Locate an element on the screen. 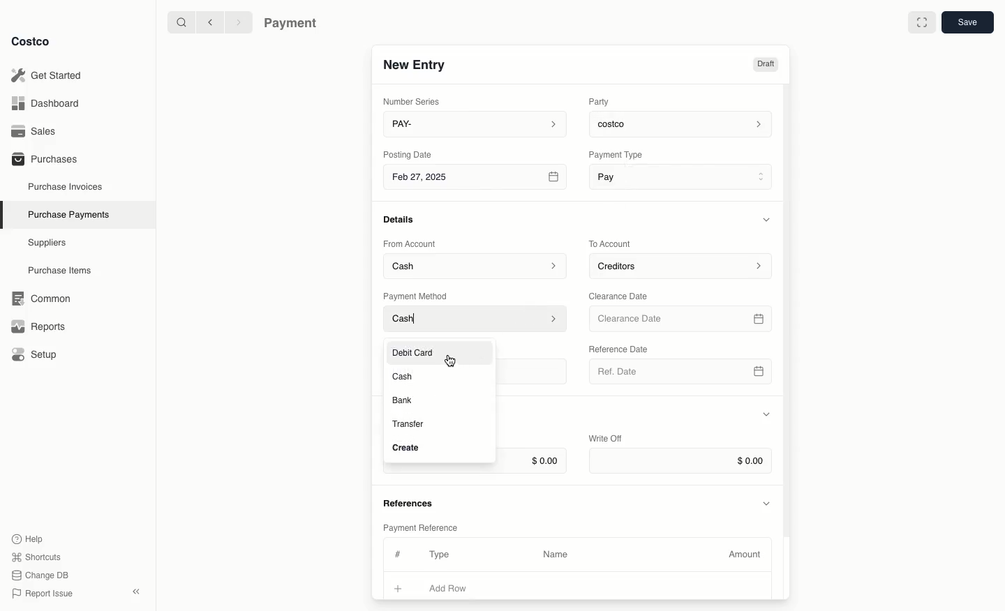 The image size is (1005, 611). Bank is located at coordinates (403, 400).